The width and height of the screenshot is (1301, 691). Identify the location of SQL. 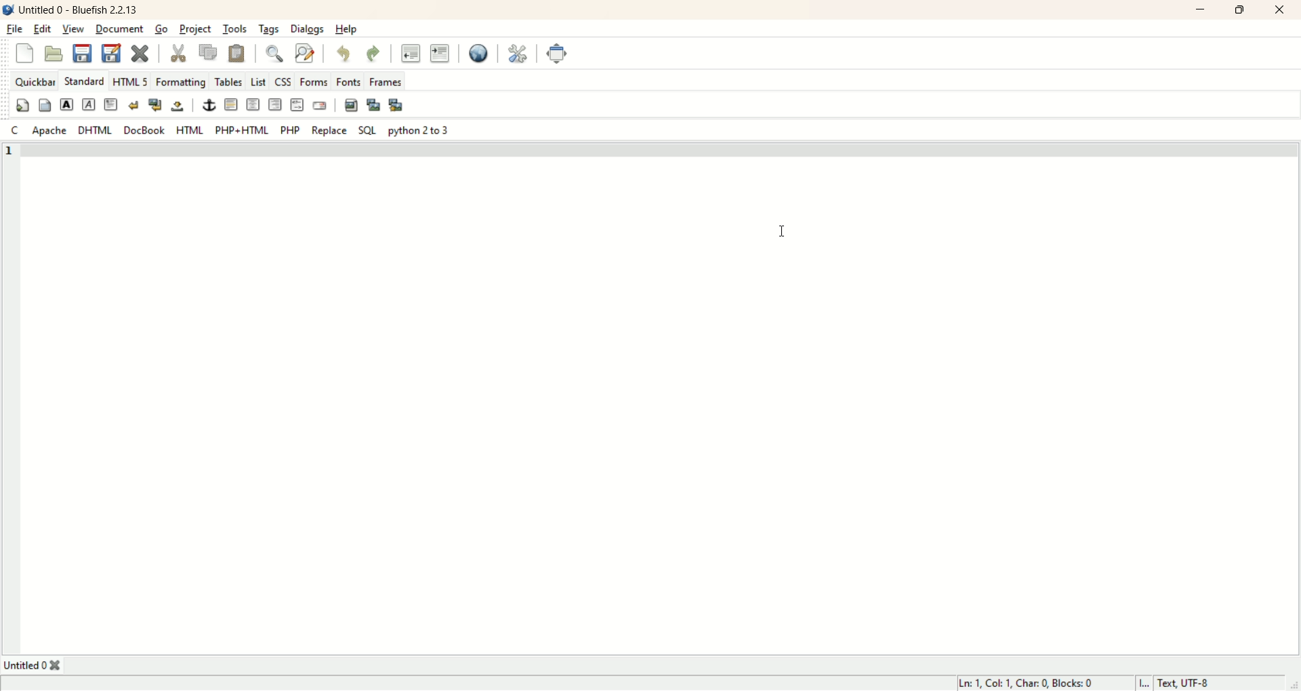
(367, 129).